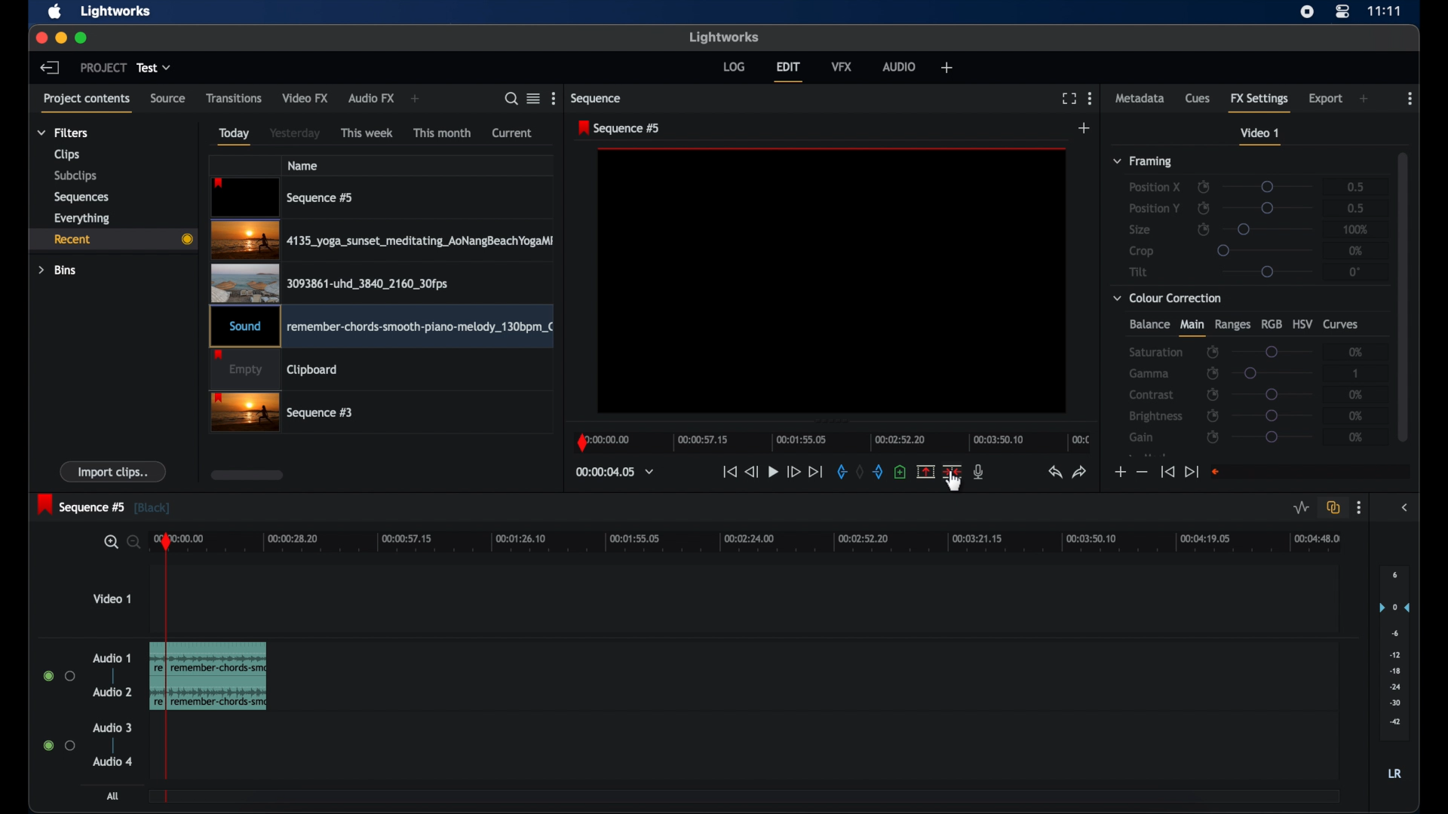 The image size is (1448, 814). I want to click on sequence 5, so click(104, 506).